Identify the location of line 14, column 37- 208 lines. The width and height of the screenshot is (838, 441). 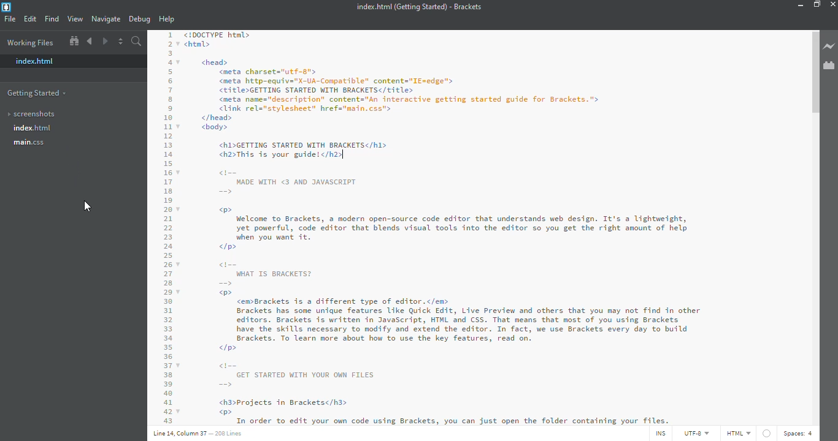
(217, 433).